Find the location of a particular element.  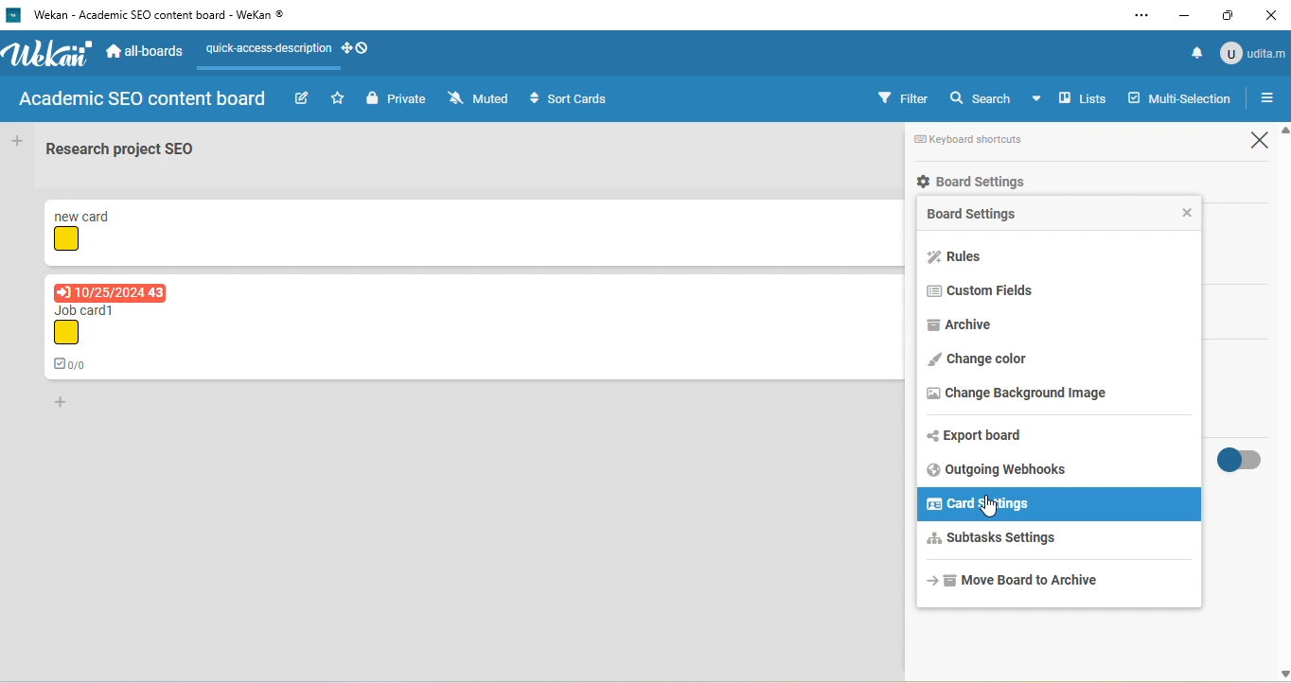

academic seo content board is located at coordinates (145, 101).